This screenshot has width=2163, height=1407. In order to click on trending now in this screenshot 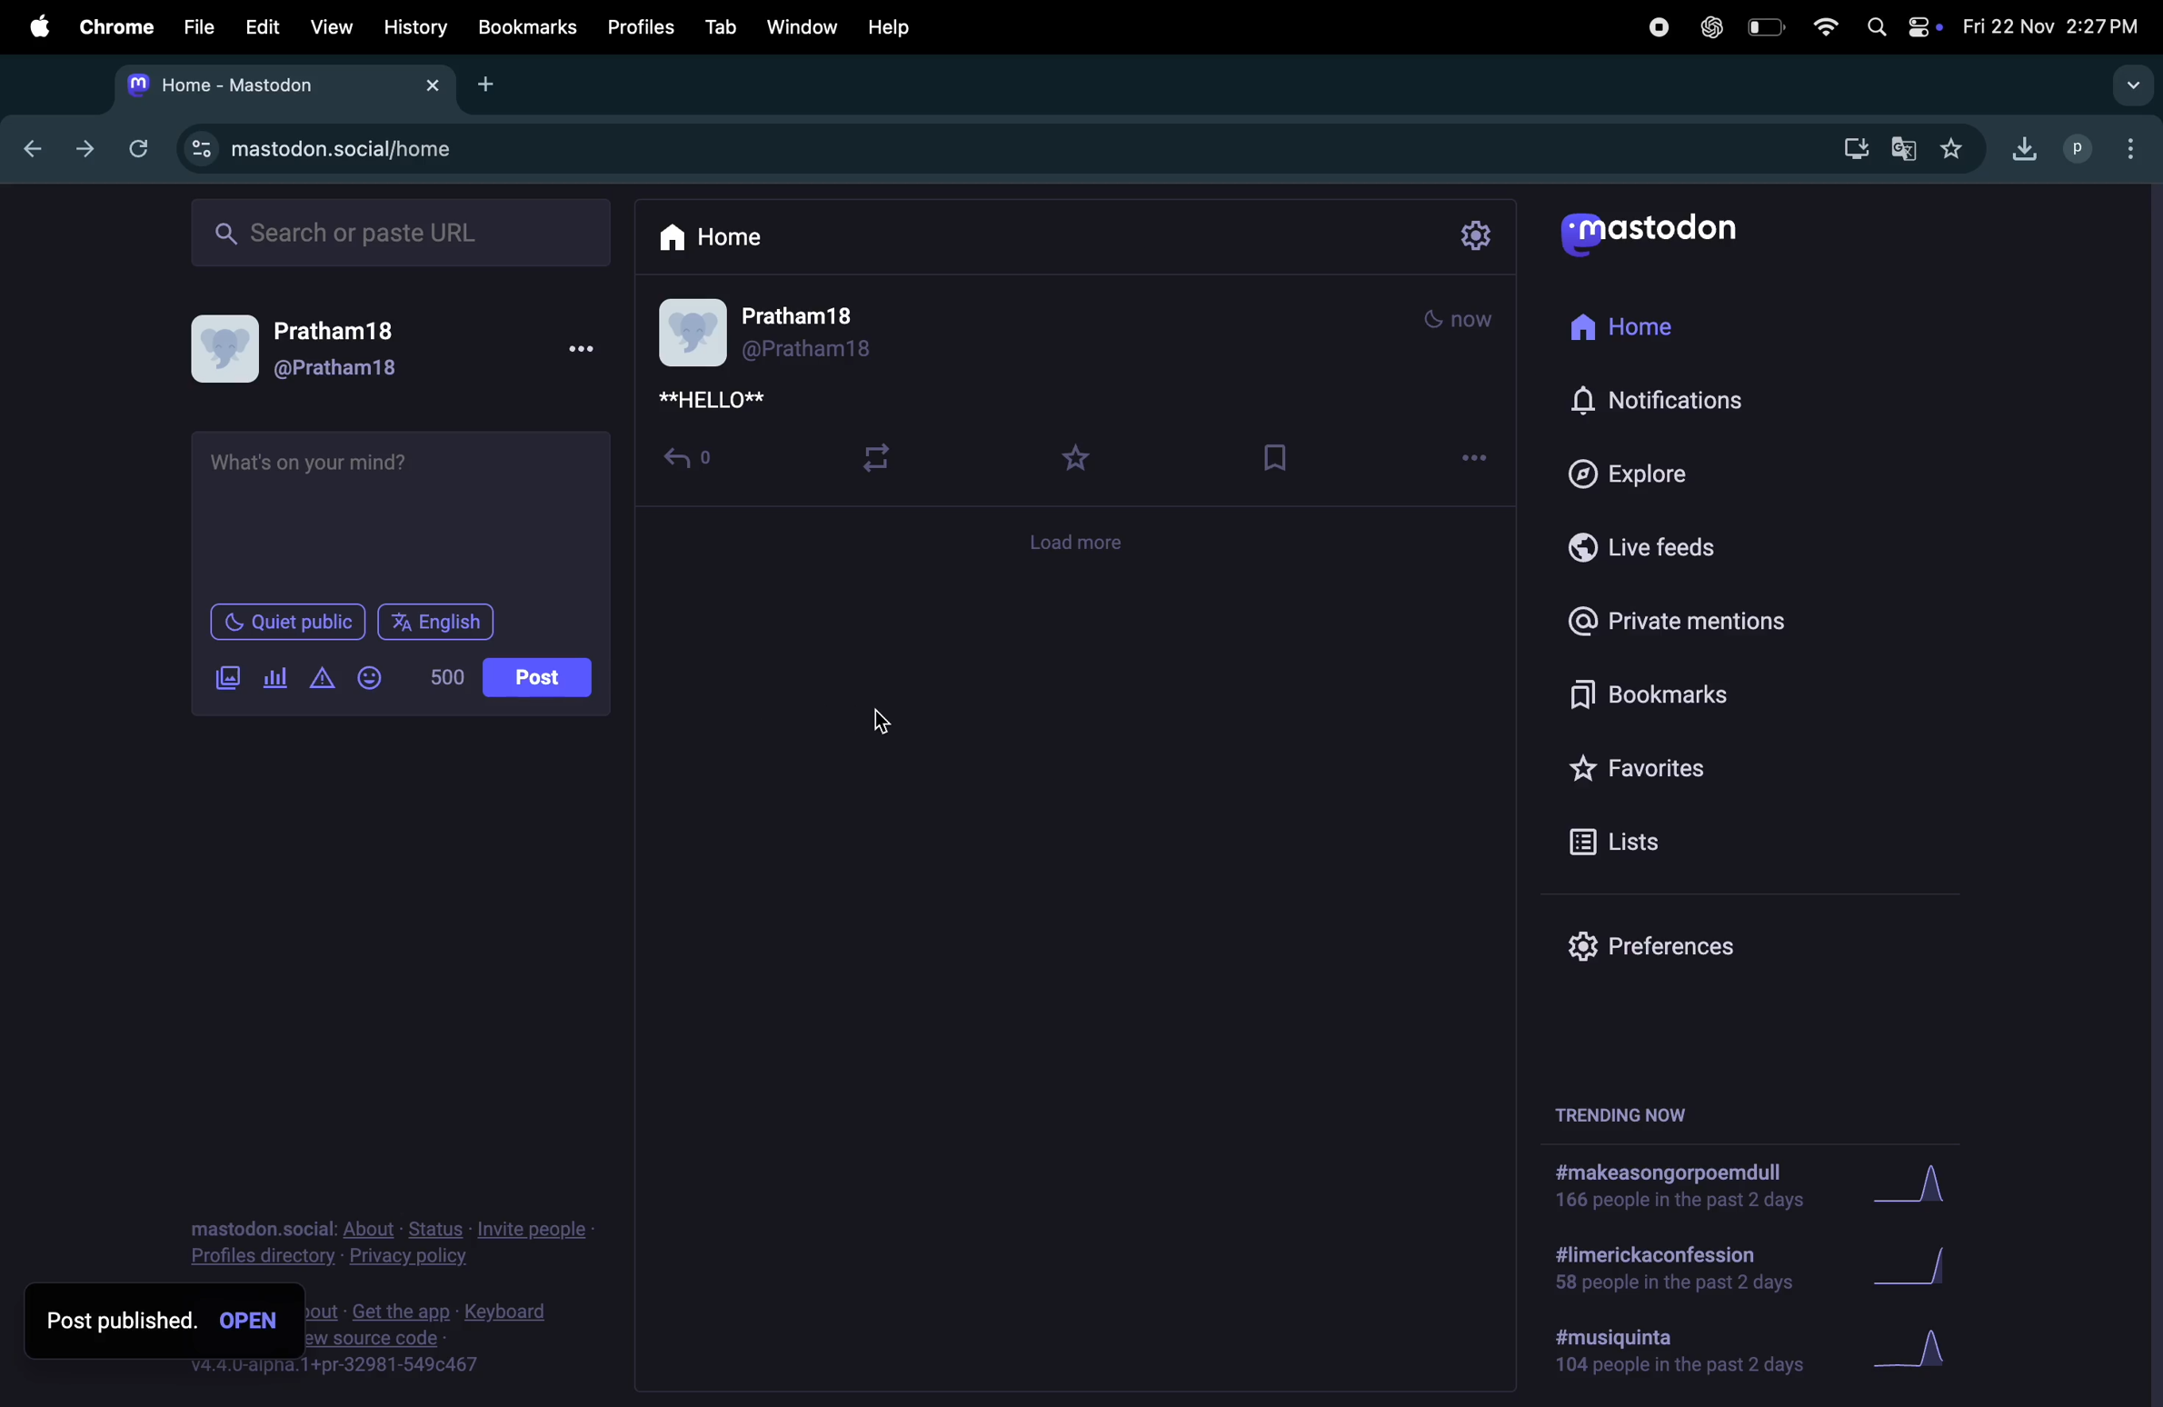, I will do `click(1641, 1111)`.